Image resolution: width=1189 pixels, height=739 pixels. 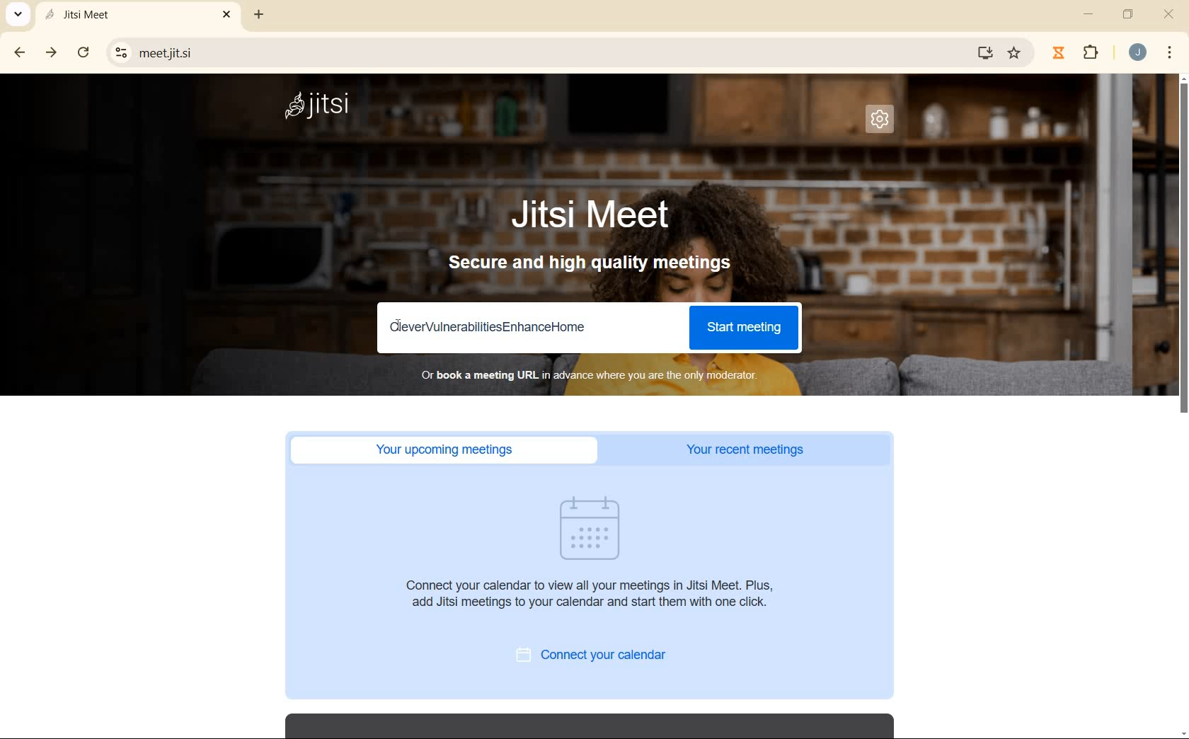 What do you see at coordinates (984, 53) in the screenshot?
I see `Download` at bounding box center [984, 53].